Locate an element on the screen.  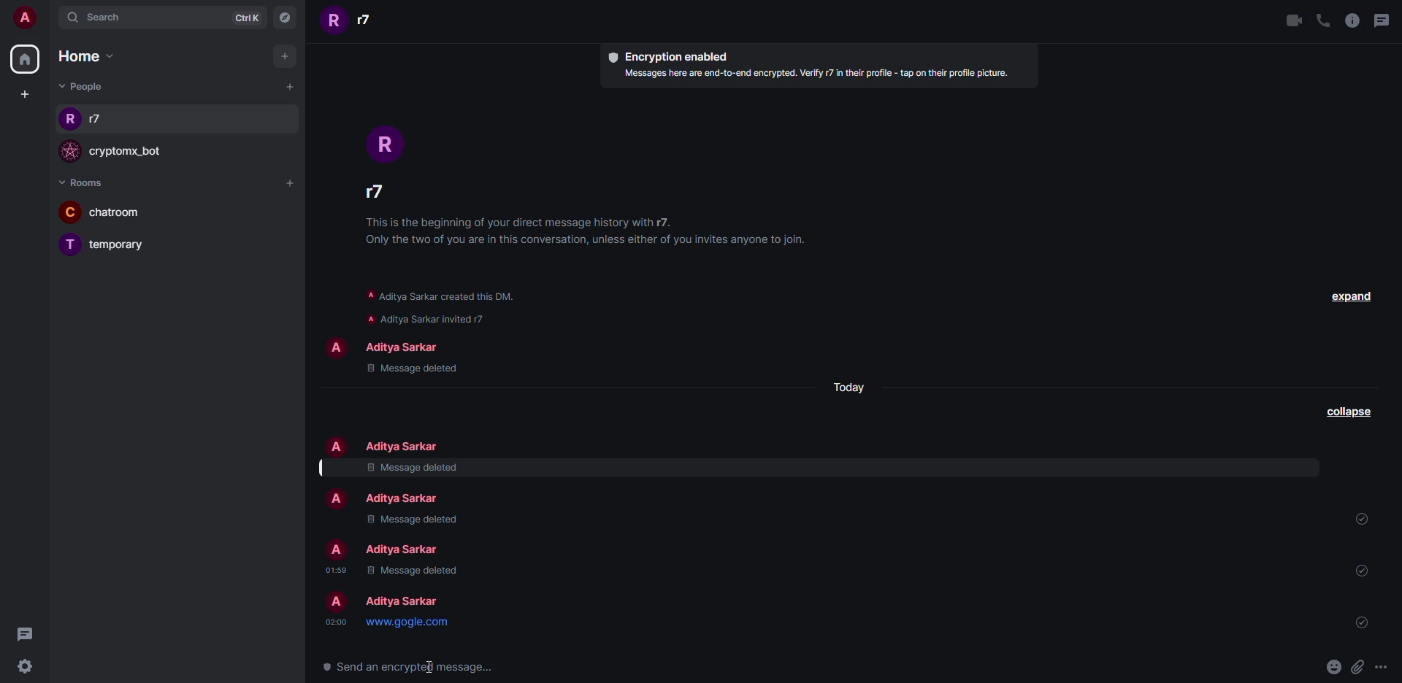
profile is located at coordinates (340, 499).